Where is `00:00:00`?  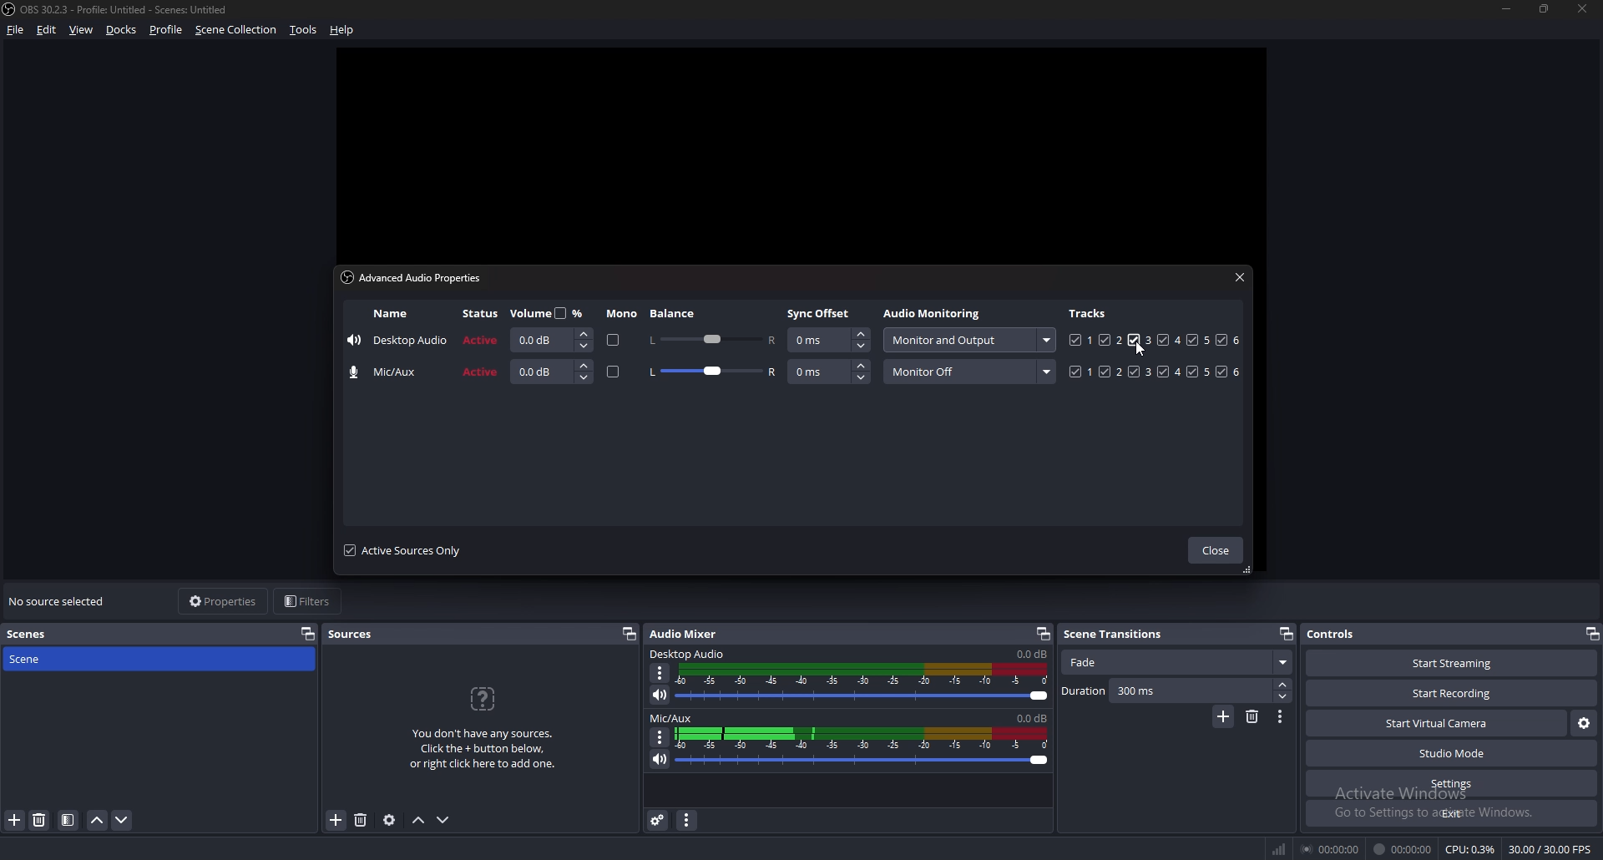 00:00:00 is located at coordinates (1332, 848).